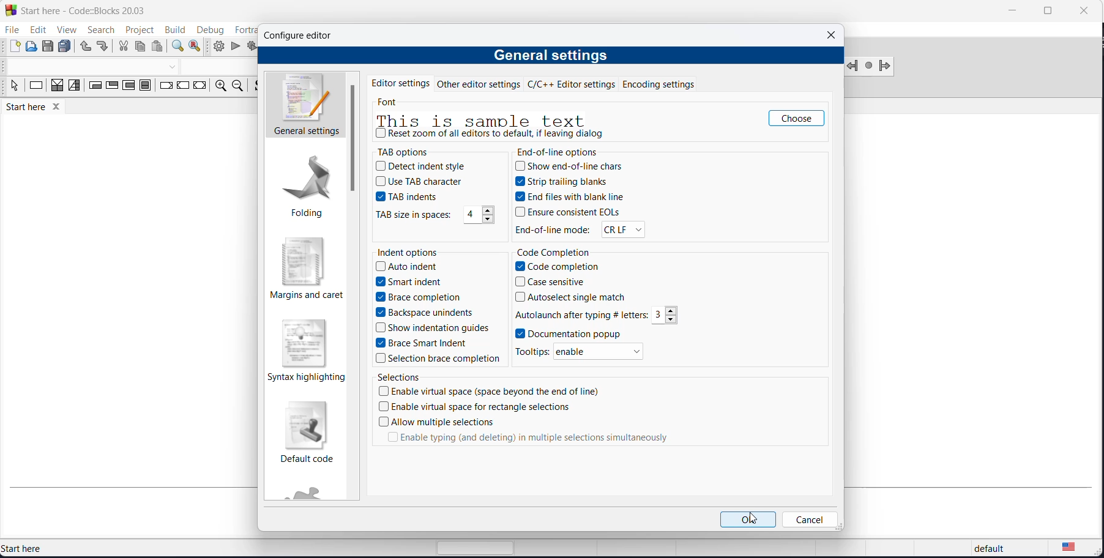  Describe the element at coordinates (581, 315) in the screenshot. I see `autolaunch values` at that location.